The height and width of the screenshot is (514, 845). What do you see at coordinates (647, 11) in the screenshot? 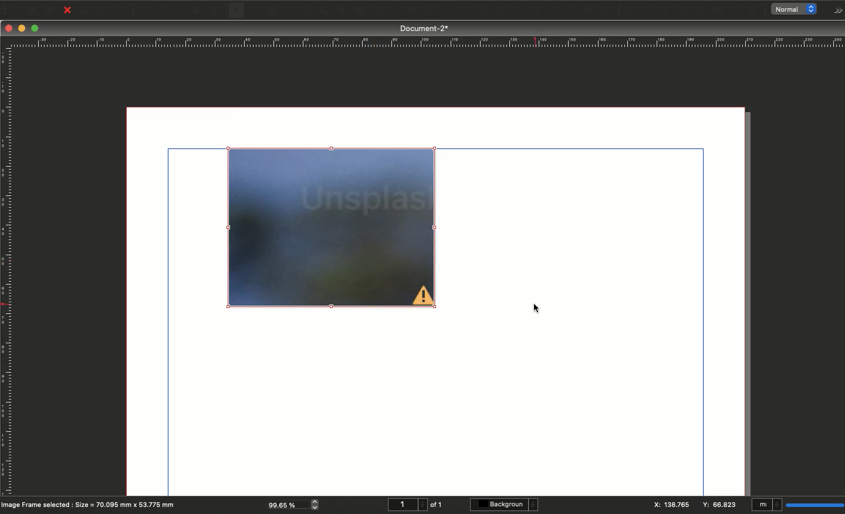
I see `PDF check box` at bounding box center [647, 11].